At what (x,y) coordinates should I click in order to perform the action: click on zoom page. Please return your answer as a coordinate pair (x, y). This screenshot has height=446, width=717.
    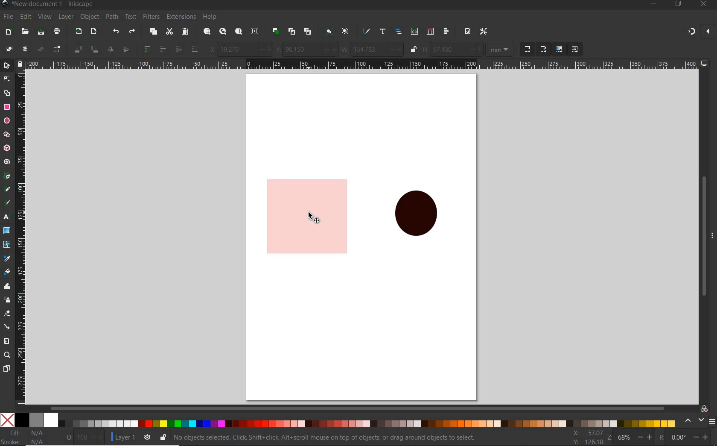
    Looking at the image, I should click on (239, 31).